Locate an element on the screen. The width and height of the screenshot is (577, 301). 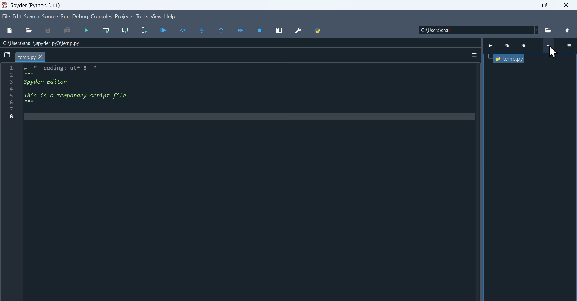
Save as is located at coordinates (48, 31).